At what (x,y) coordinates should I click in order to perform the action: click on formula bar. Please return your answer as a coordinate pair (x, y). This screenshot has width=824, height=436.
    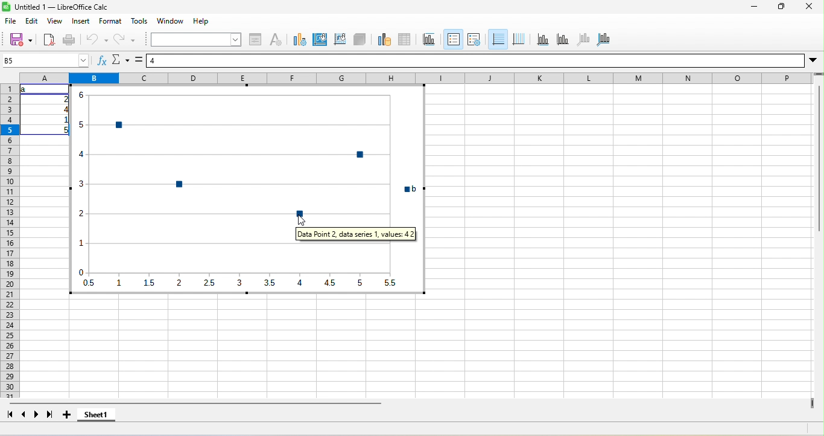
    Looking at the image, I should click on (475, 60).